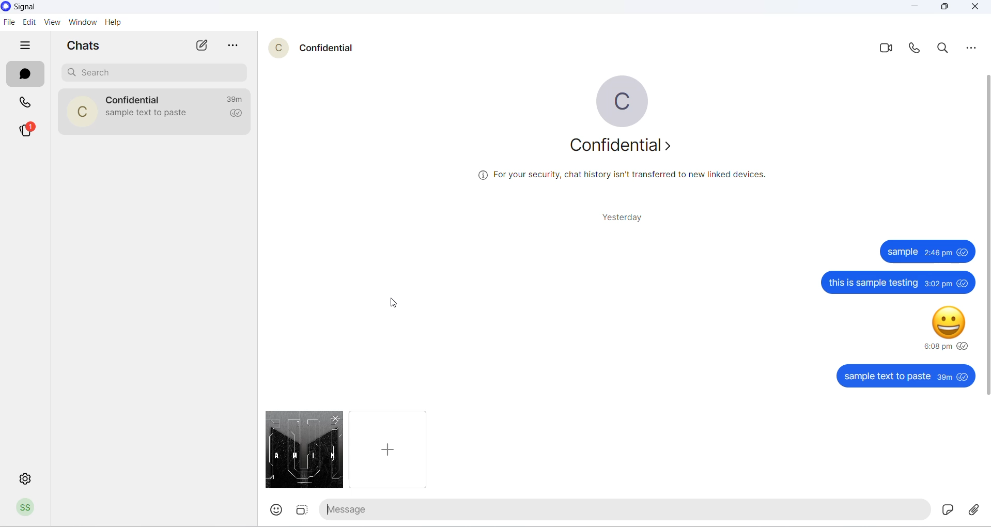  What do you see at coordinates (331, 47) in the screenshot?
I see `contact name` at bounding box center [331, 47].